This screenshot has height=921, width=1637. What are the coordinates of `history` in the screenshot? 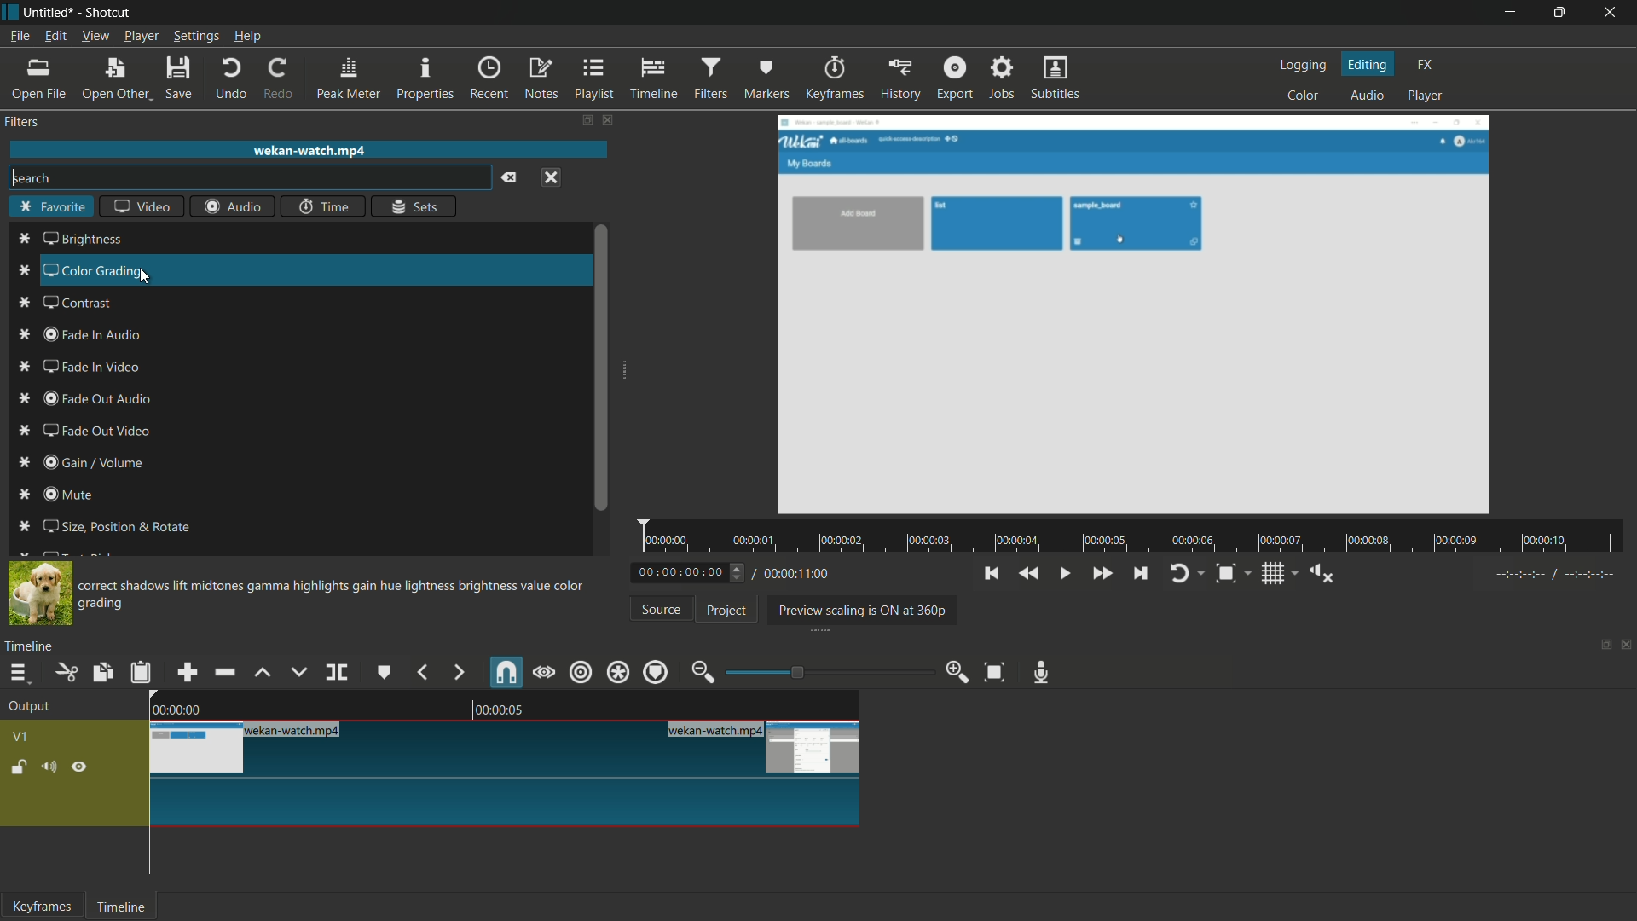 It's located at (898, 80).